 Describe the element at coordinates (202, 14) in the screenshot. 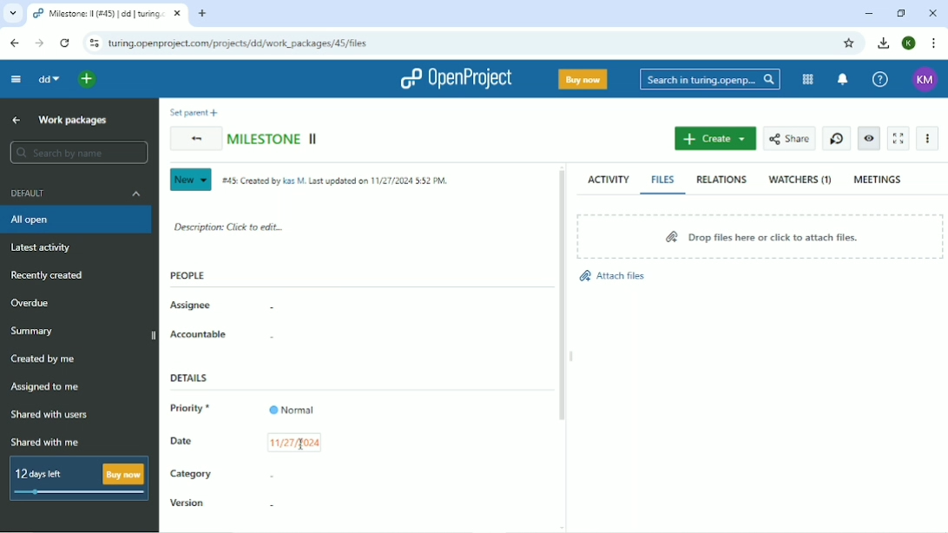

I see `New tab` at that location.